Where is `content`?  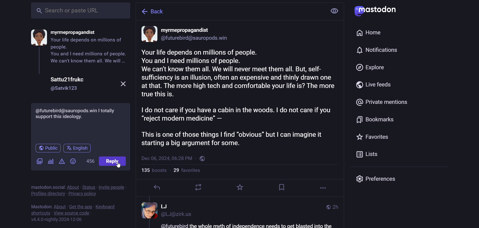 content is located at coordinates (90, 51).